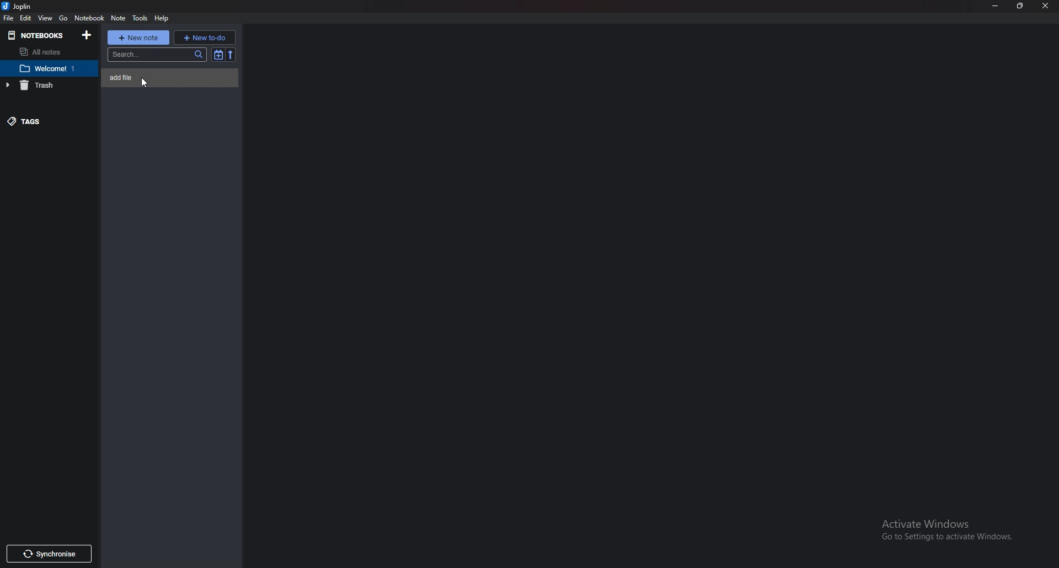 The height and width of the screenshot is (568, 1059). Describe the element at coordinates (46, 18) in the screenshot. I see `View` at that location.